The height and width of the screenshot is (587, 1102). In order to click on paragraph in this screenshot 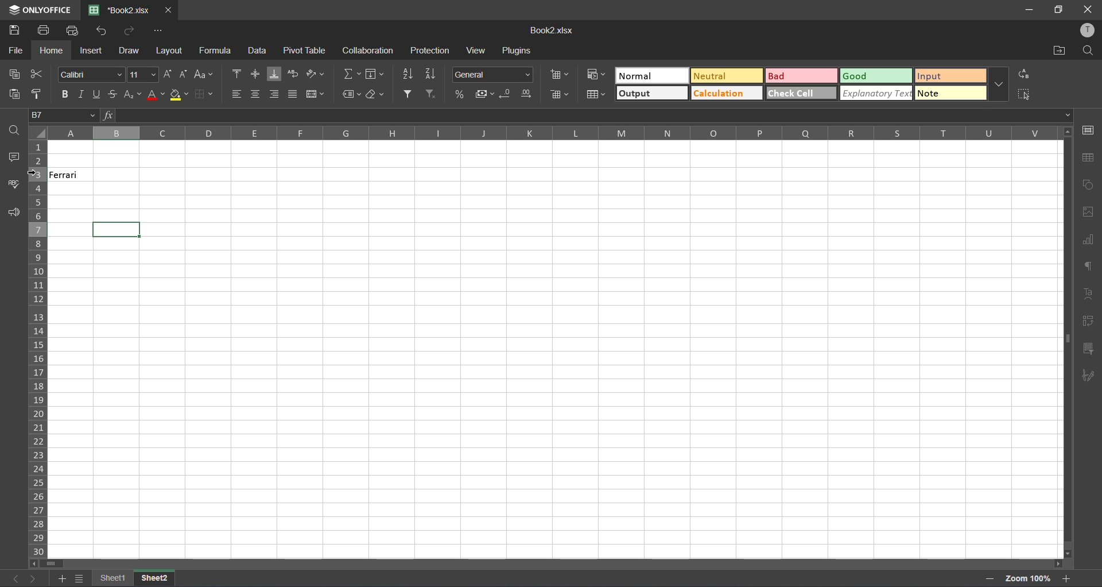, I will do `click(1089, 269)`.